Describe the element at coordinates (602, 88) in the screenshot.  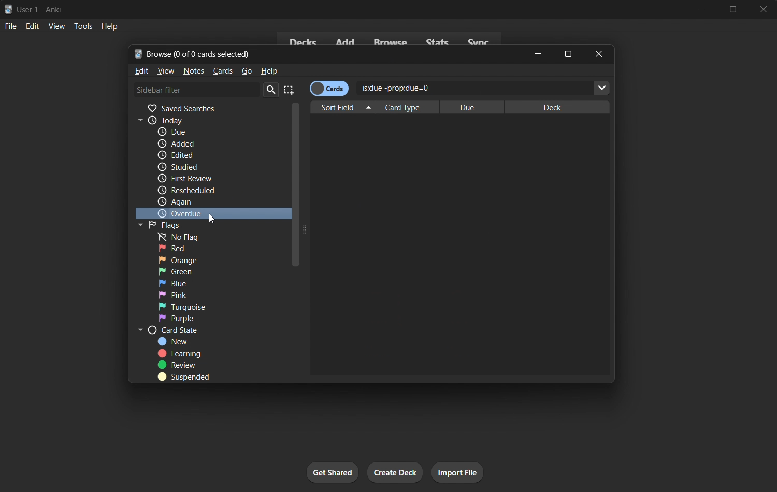
I see `Drop down` at that location.